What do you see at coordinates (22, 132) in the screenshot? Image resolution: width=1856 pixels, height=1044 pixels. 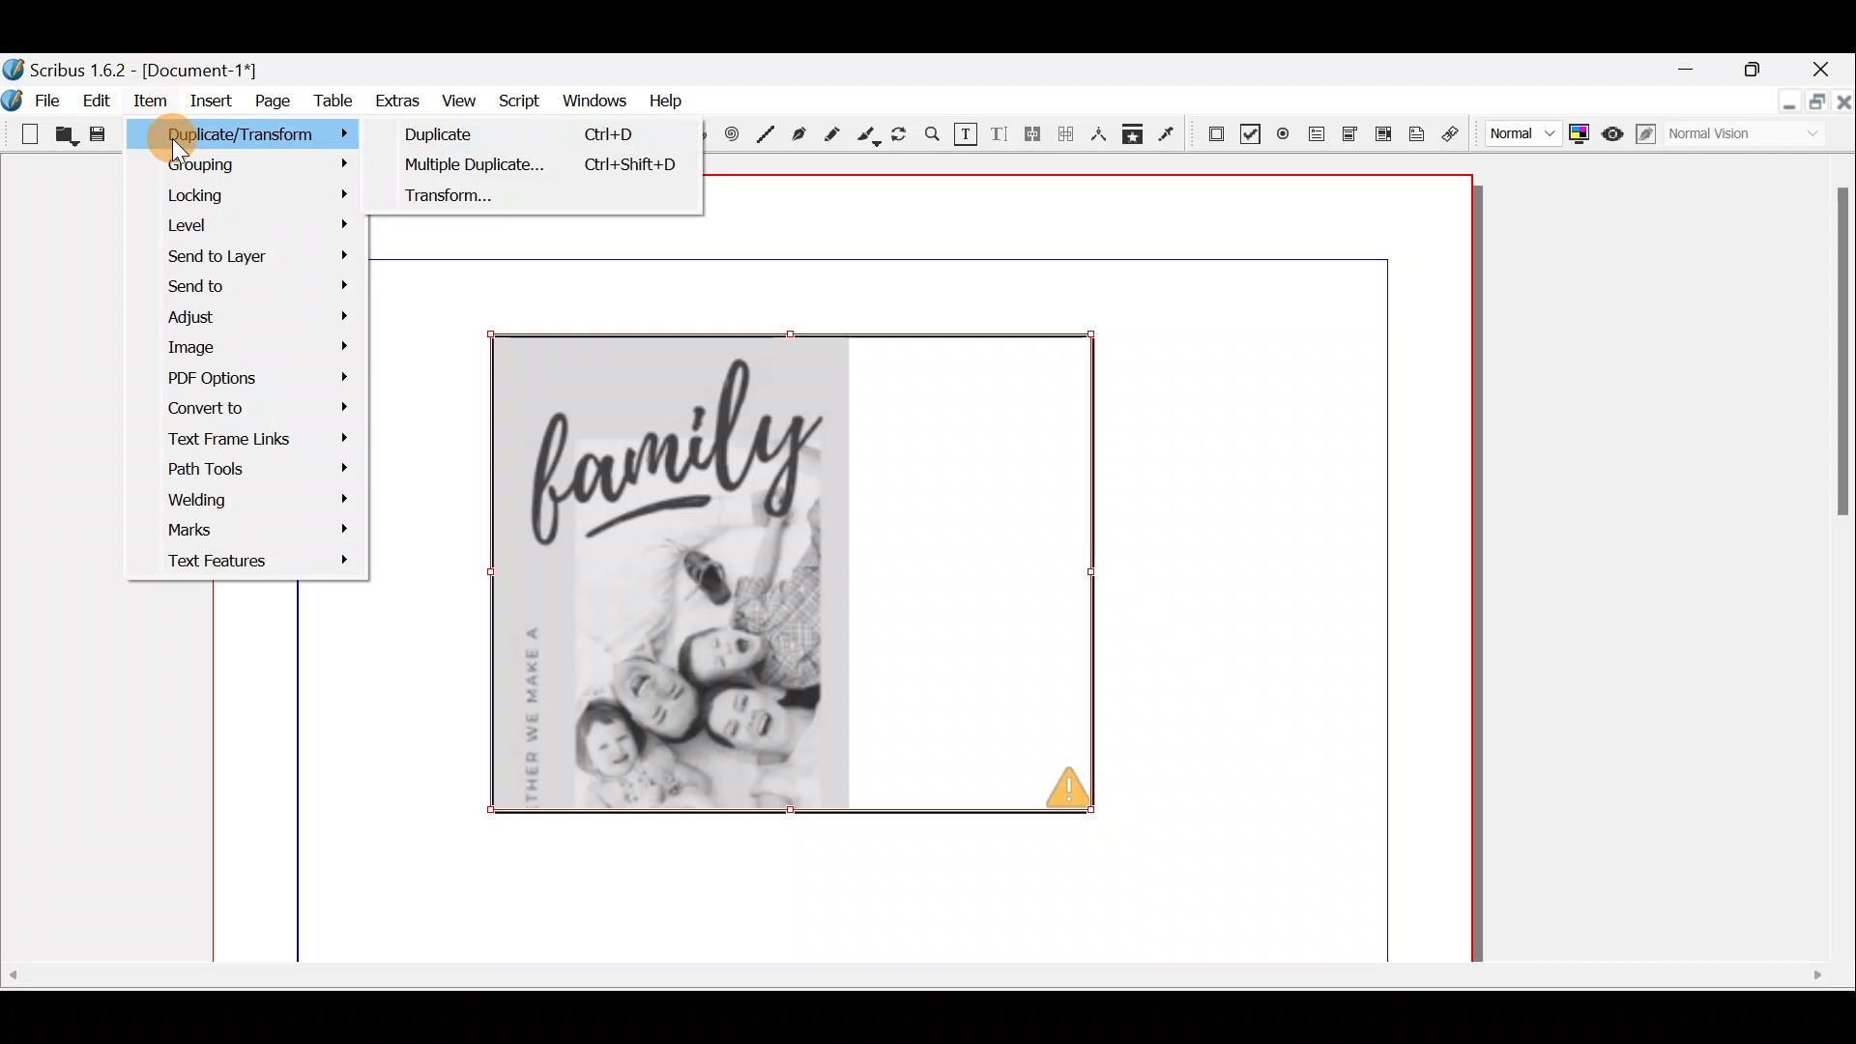 I see `New` at bounding box center [22, 132].